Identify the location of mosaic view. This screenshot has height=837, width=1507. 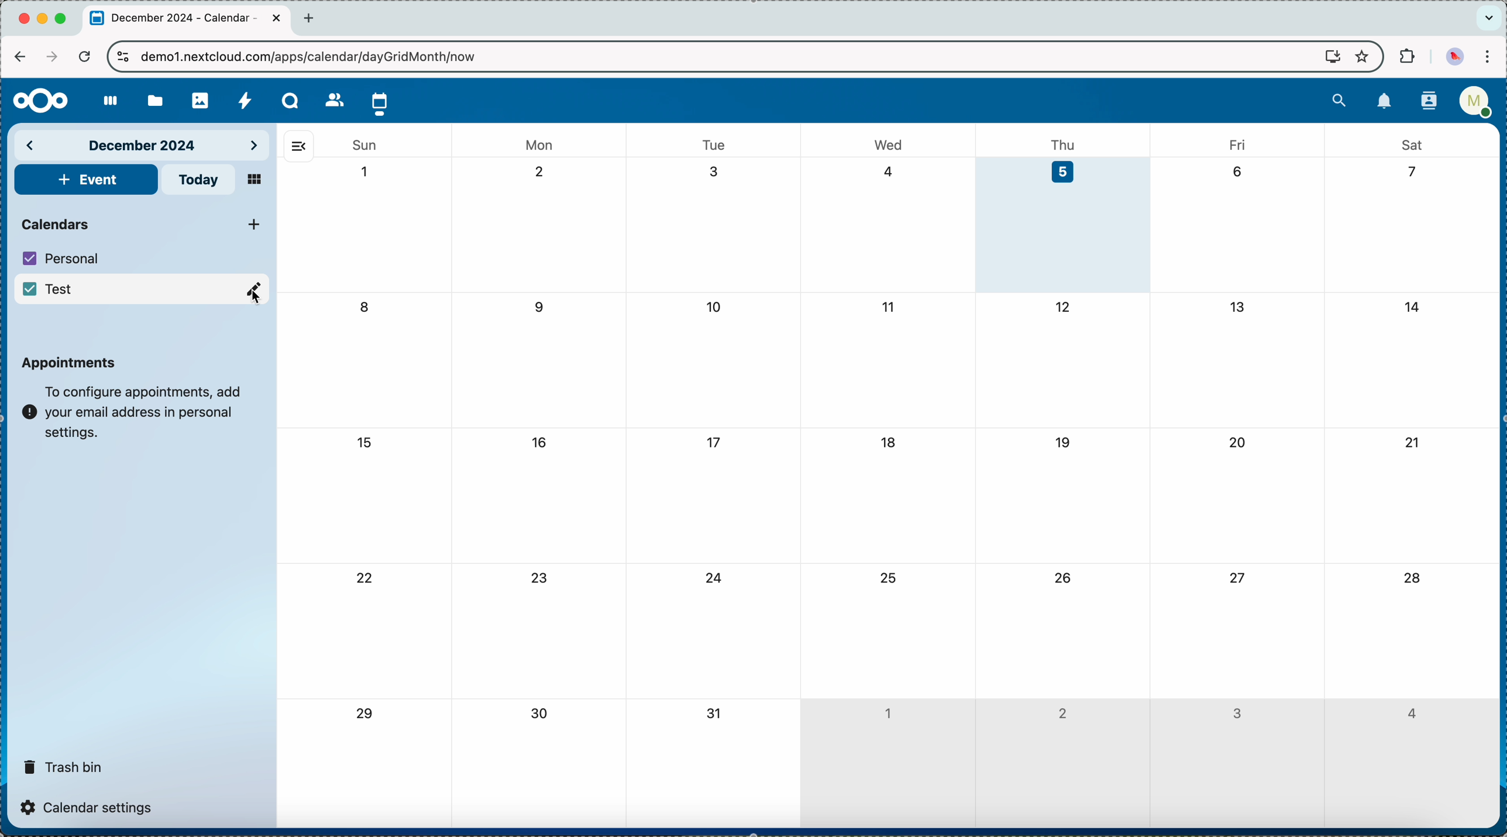
(255, 181).